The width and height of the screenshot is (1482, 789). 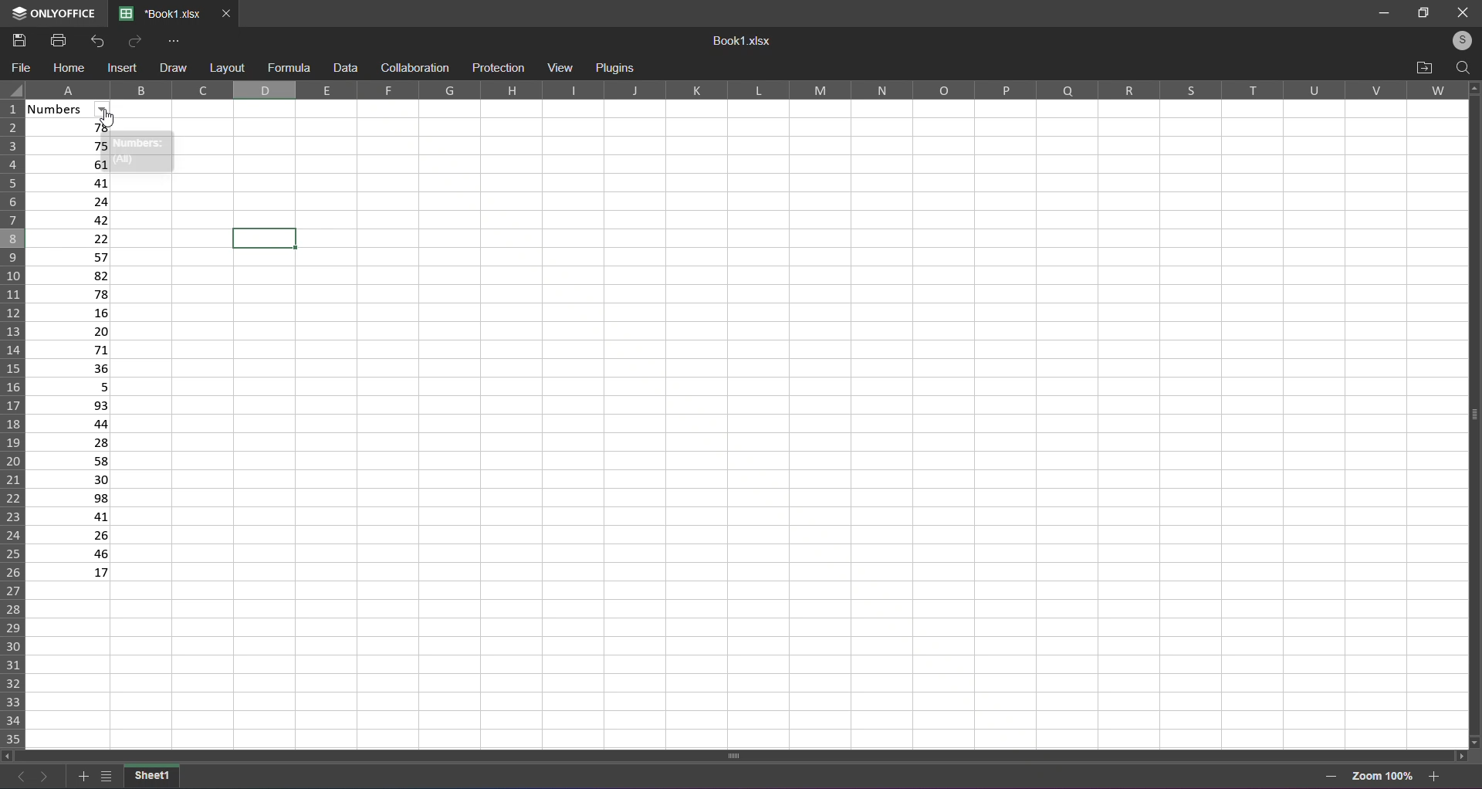 I want to click on 78, so click(x=73, y=293).